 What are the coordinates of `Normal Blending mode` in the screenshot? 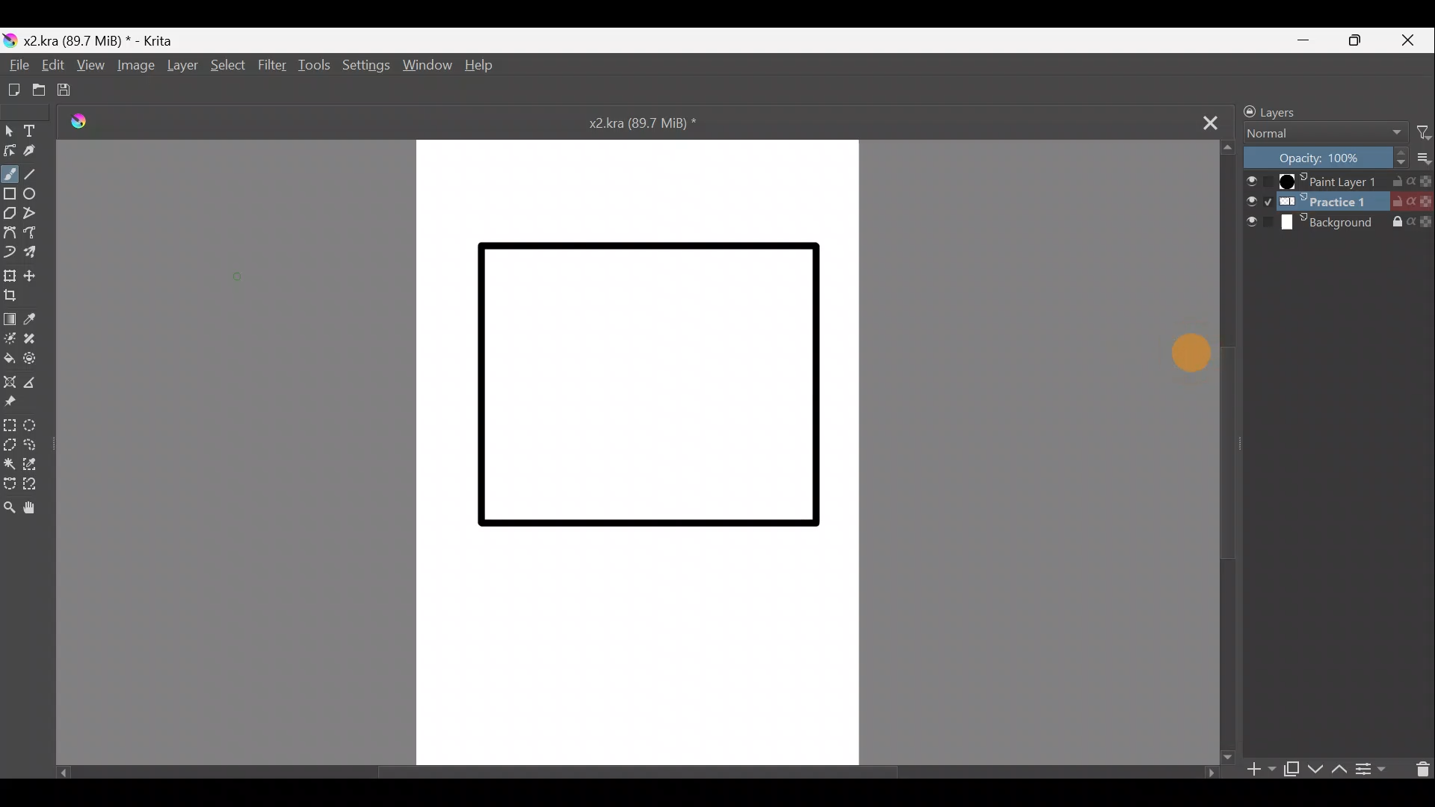 It's located at (1322, 132).